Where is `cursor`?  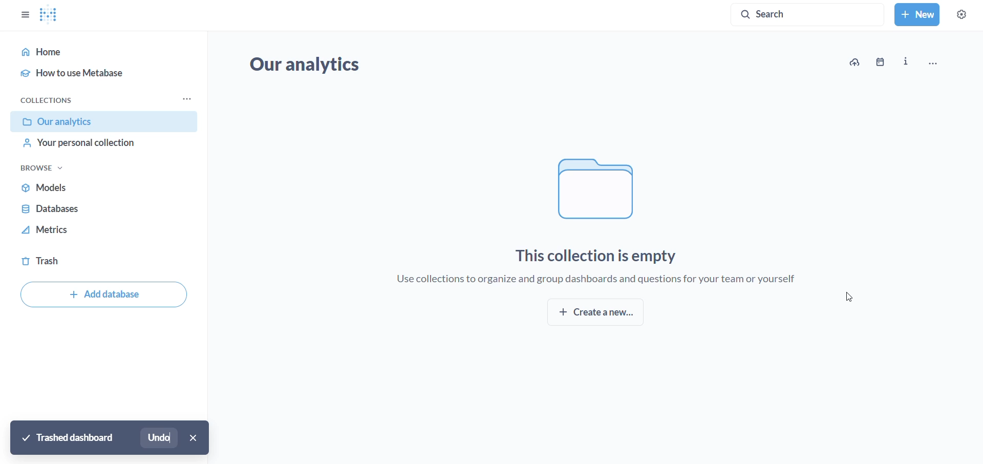
cursor is located at coordinates (852, 297).